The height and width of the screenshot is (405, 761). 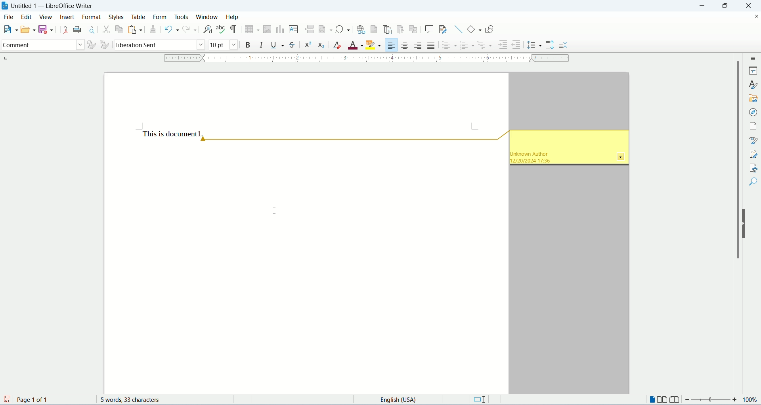 What do you see at coordinates (502, 46) in the screenshot?
I see `increase indent` at bounding box center [502, 46].